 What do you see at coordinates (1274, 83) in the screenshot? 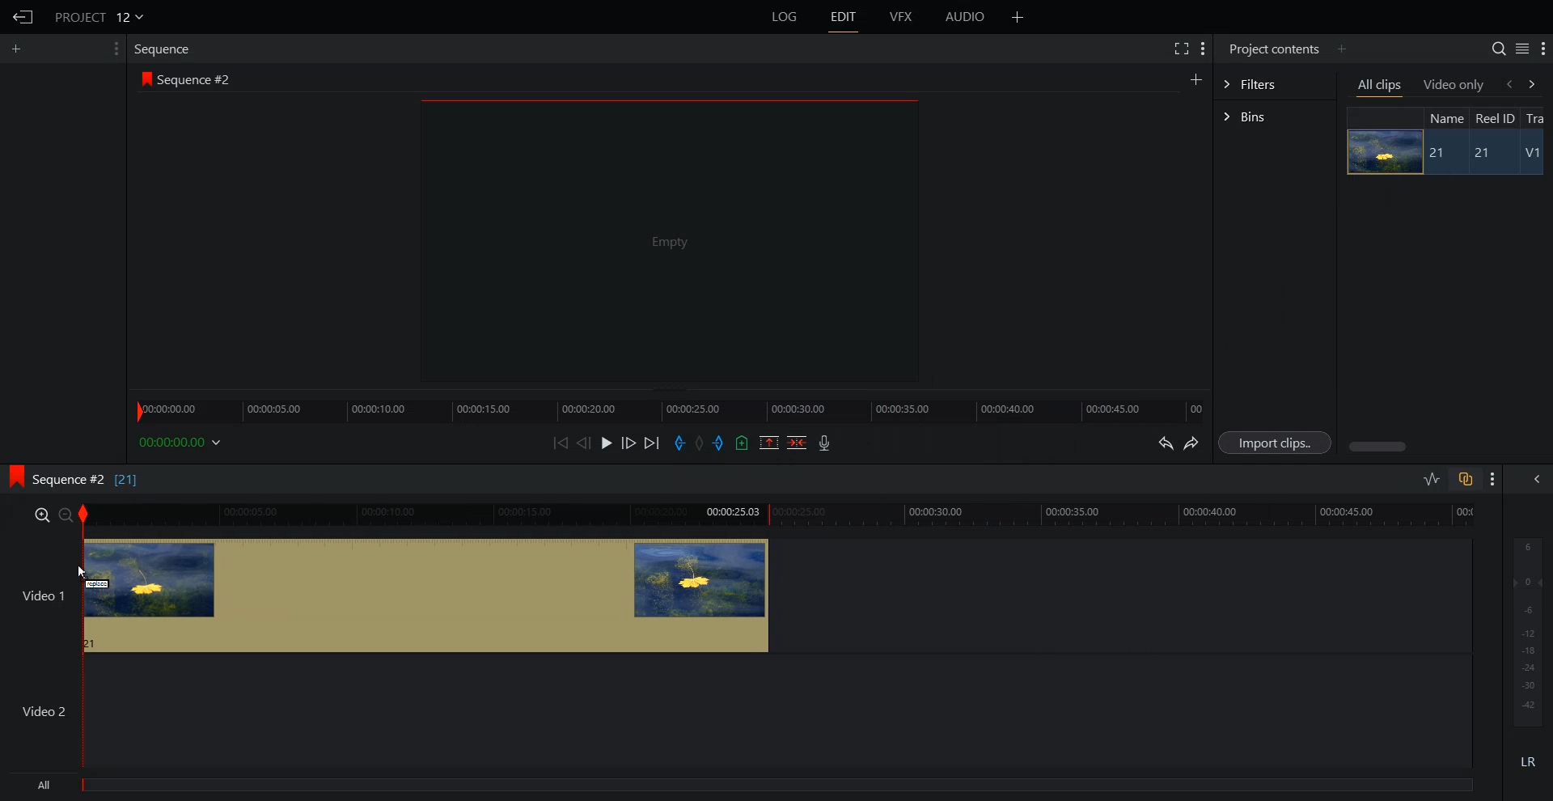
I see `Filters` at bounding box center [1274, 83].